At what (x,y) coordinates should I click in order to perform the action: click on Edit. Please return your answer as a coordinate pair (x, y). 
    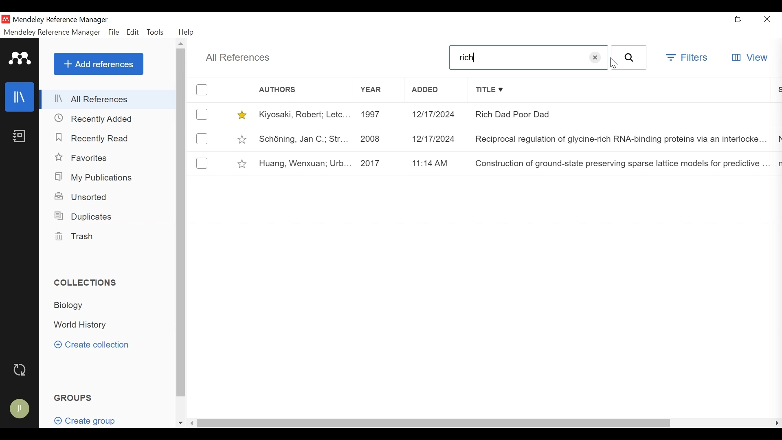
    Looking at the image, I should click on (133, 32).